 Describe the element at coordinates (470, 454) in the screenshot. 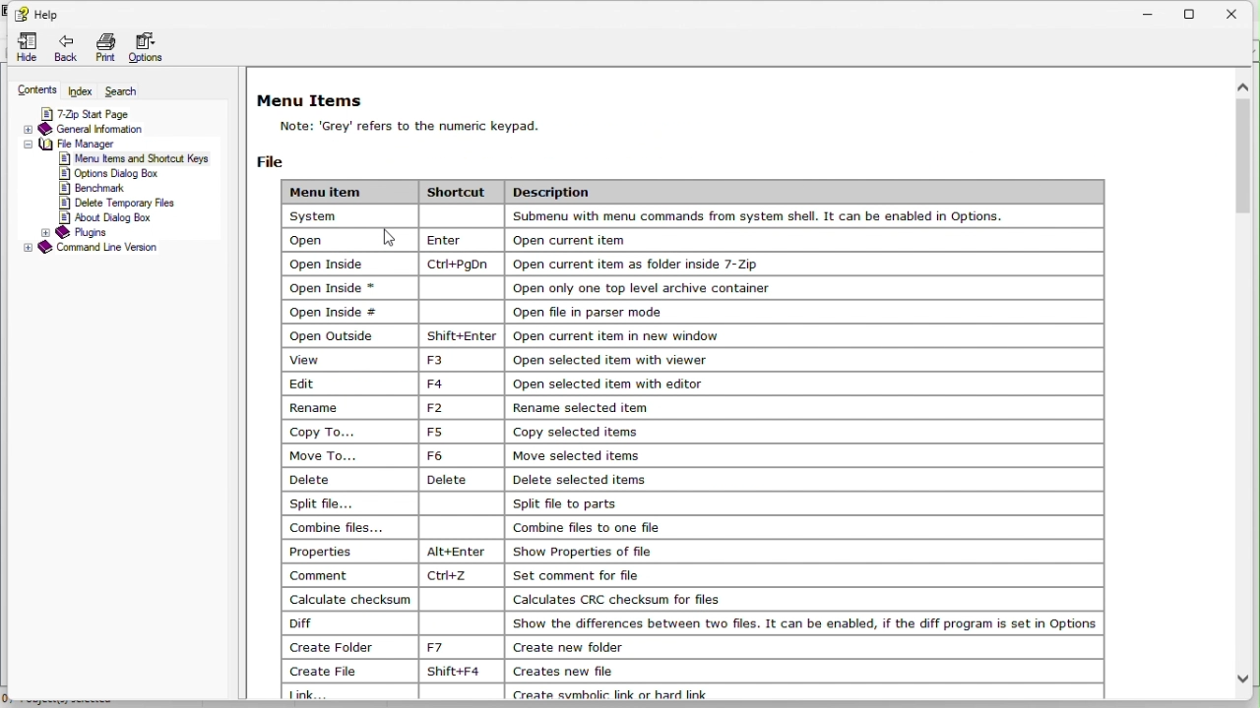

I see `| Move To... | Fe | Move selected items` at that location.